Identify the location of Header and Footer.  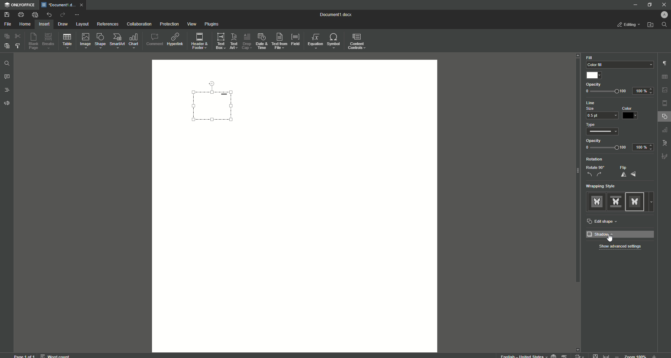
(199, 42).